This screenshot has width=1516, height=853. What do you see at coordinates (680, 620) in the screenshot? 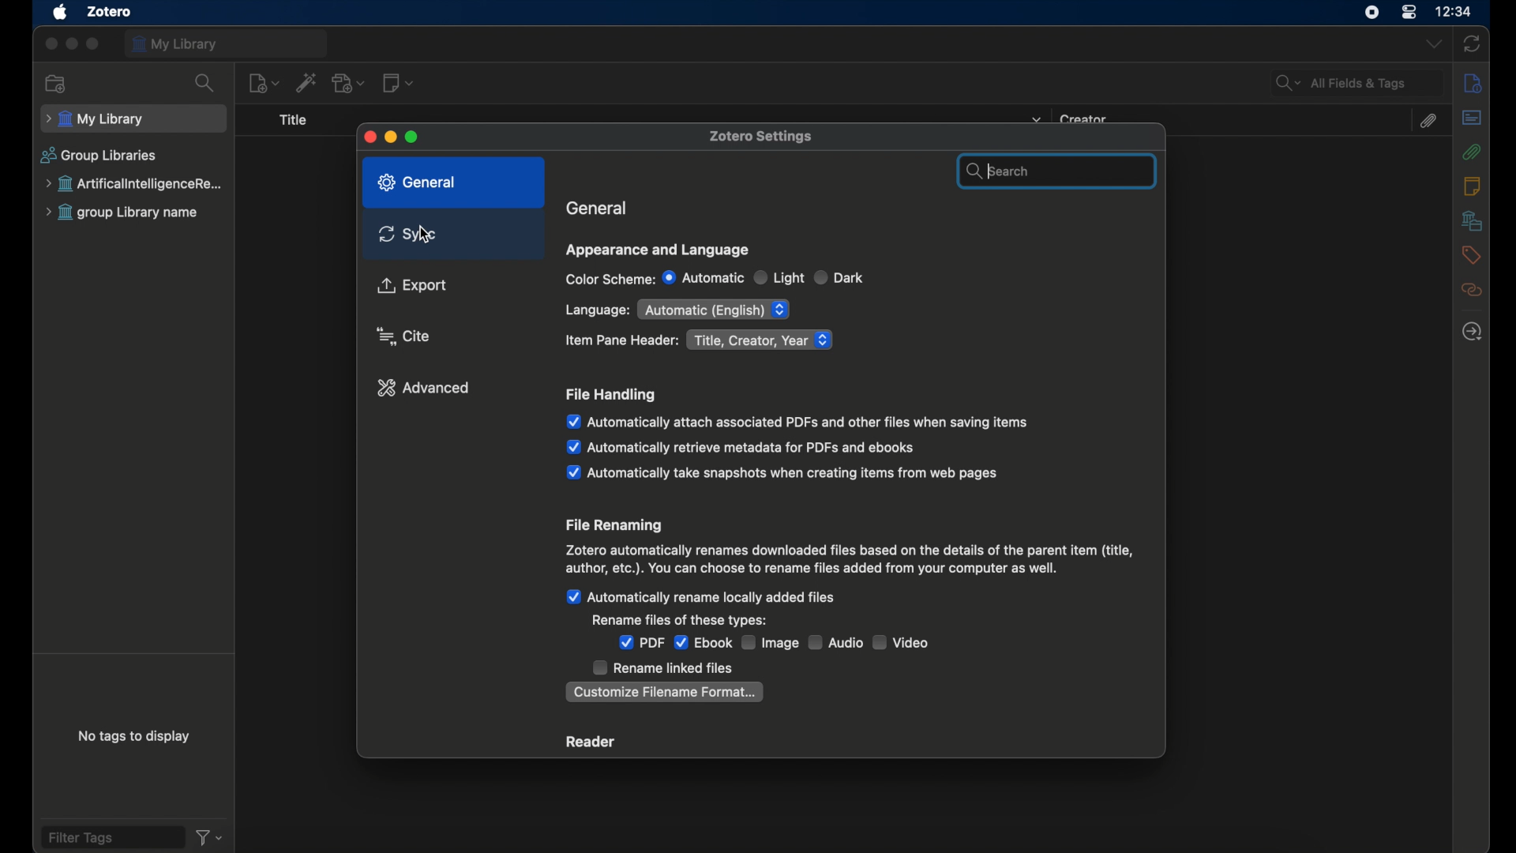
I see `rename files of these types:` at bounding box center [680, 620].